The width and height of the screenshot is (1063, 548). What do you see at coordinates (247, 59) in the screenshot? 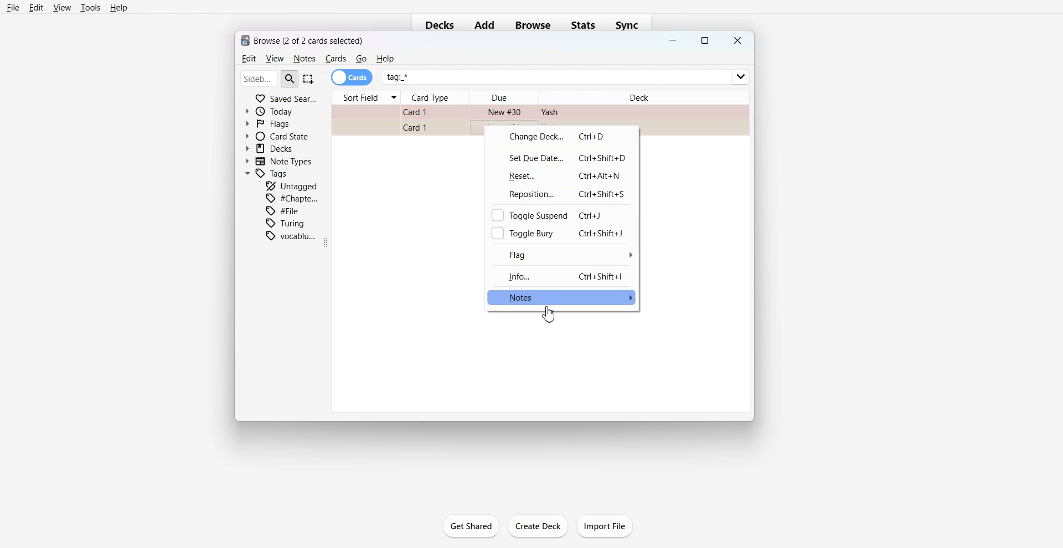
I see `Edit` at bounding box center [247, 59].